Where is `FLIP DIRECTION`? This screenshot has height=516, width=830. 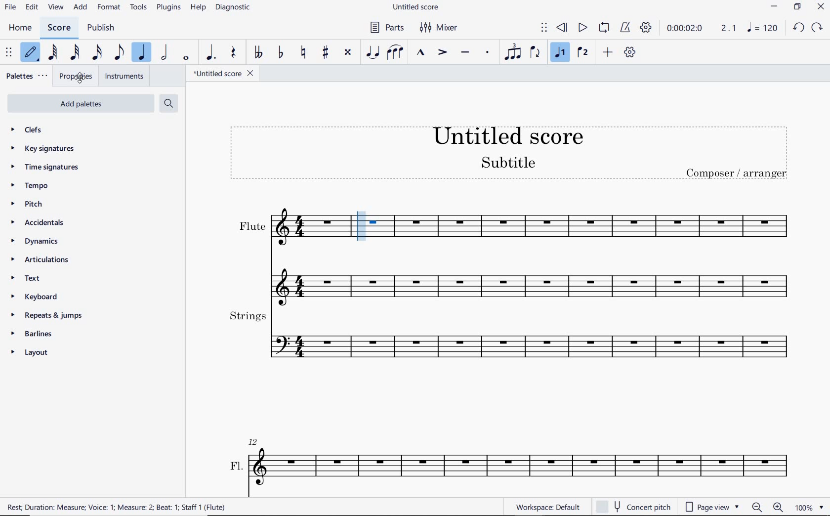
FLIP DIRECTION is located at coordinates (535, 53).